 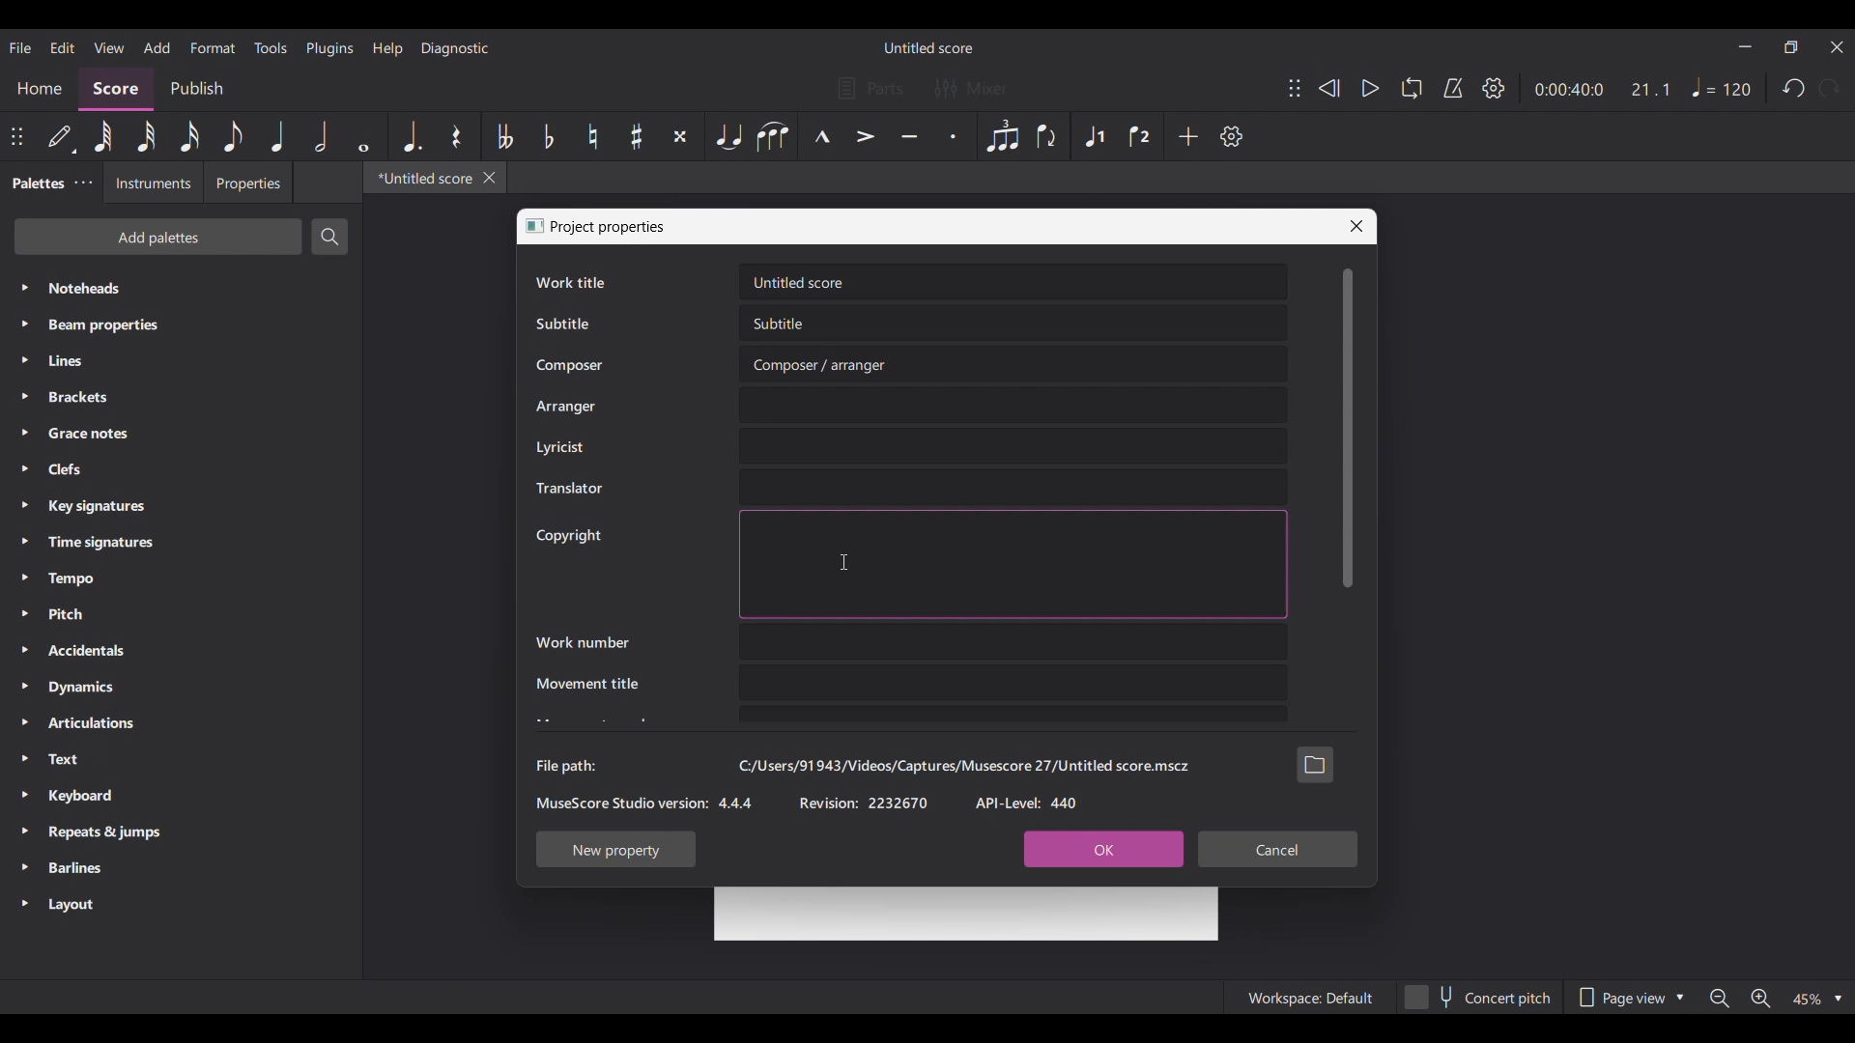 I want to click on Page view options, so click(x=1628, y=998).